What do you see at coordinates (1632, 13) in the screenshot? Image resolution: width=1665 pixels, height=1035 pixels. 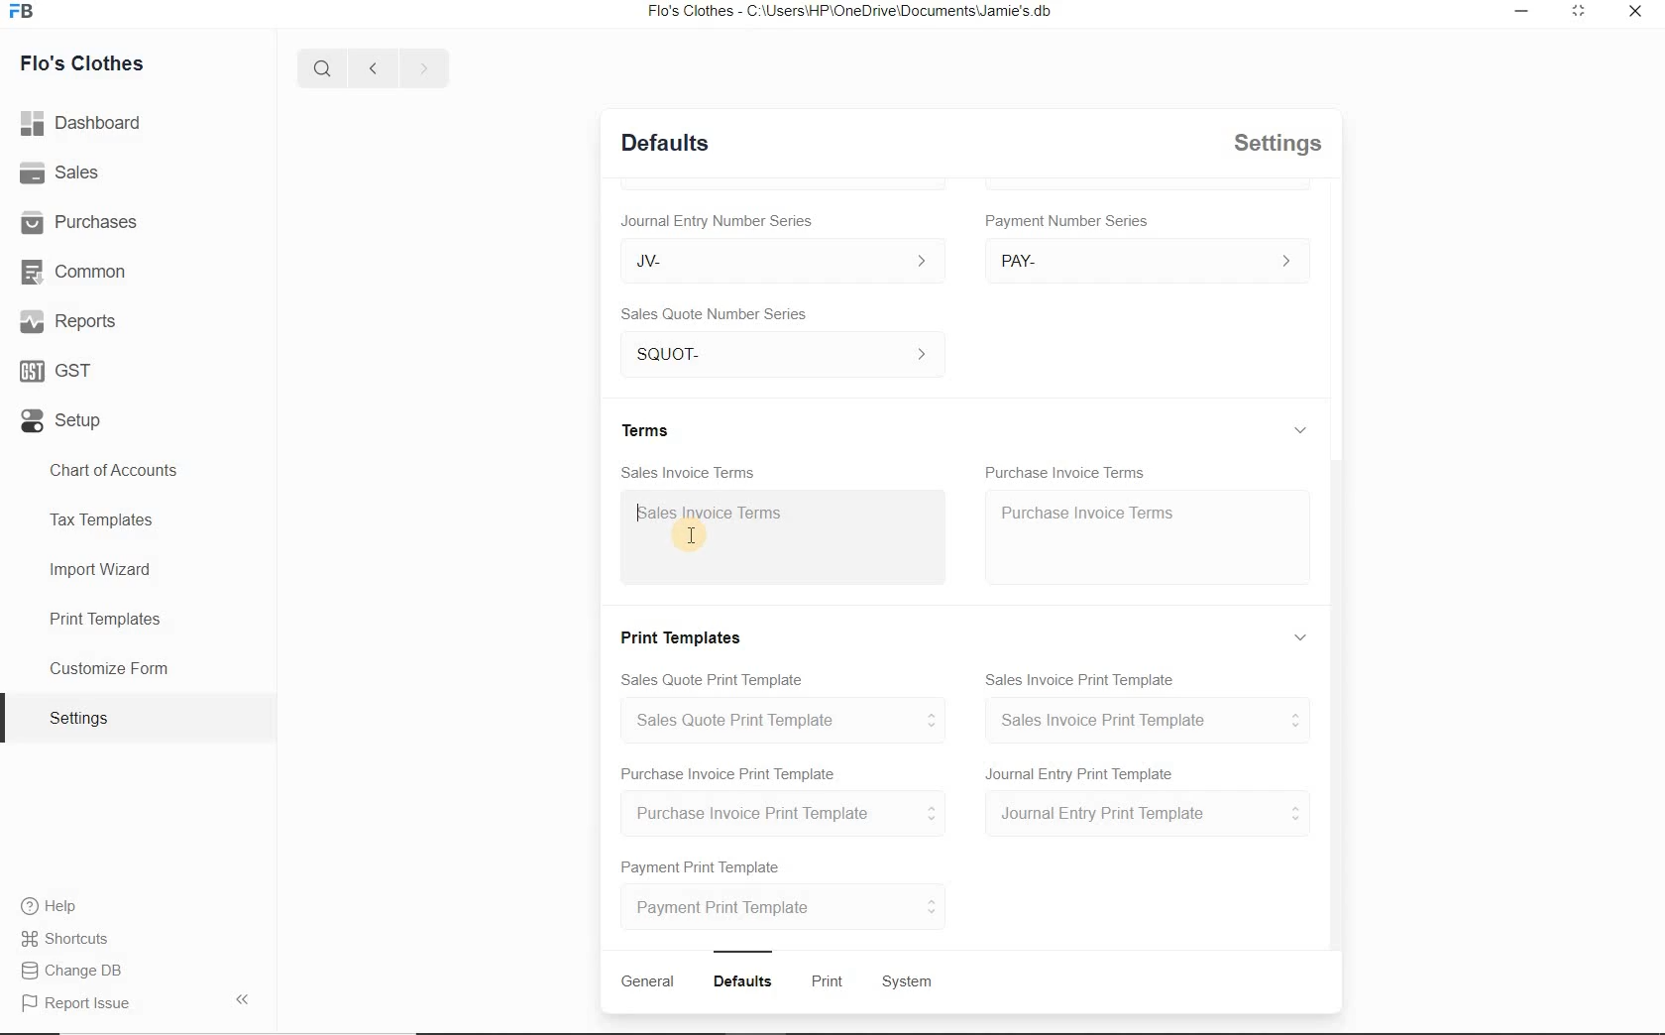 I see `Close` at bounding box center [1632, 13].